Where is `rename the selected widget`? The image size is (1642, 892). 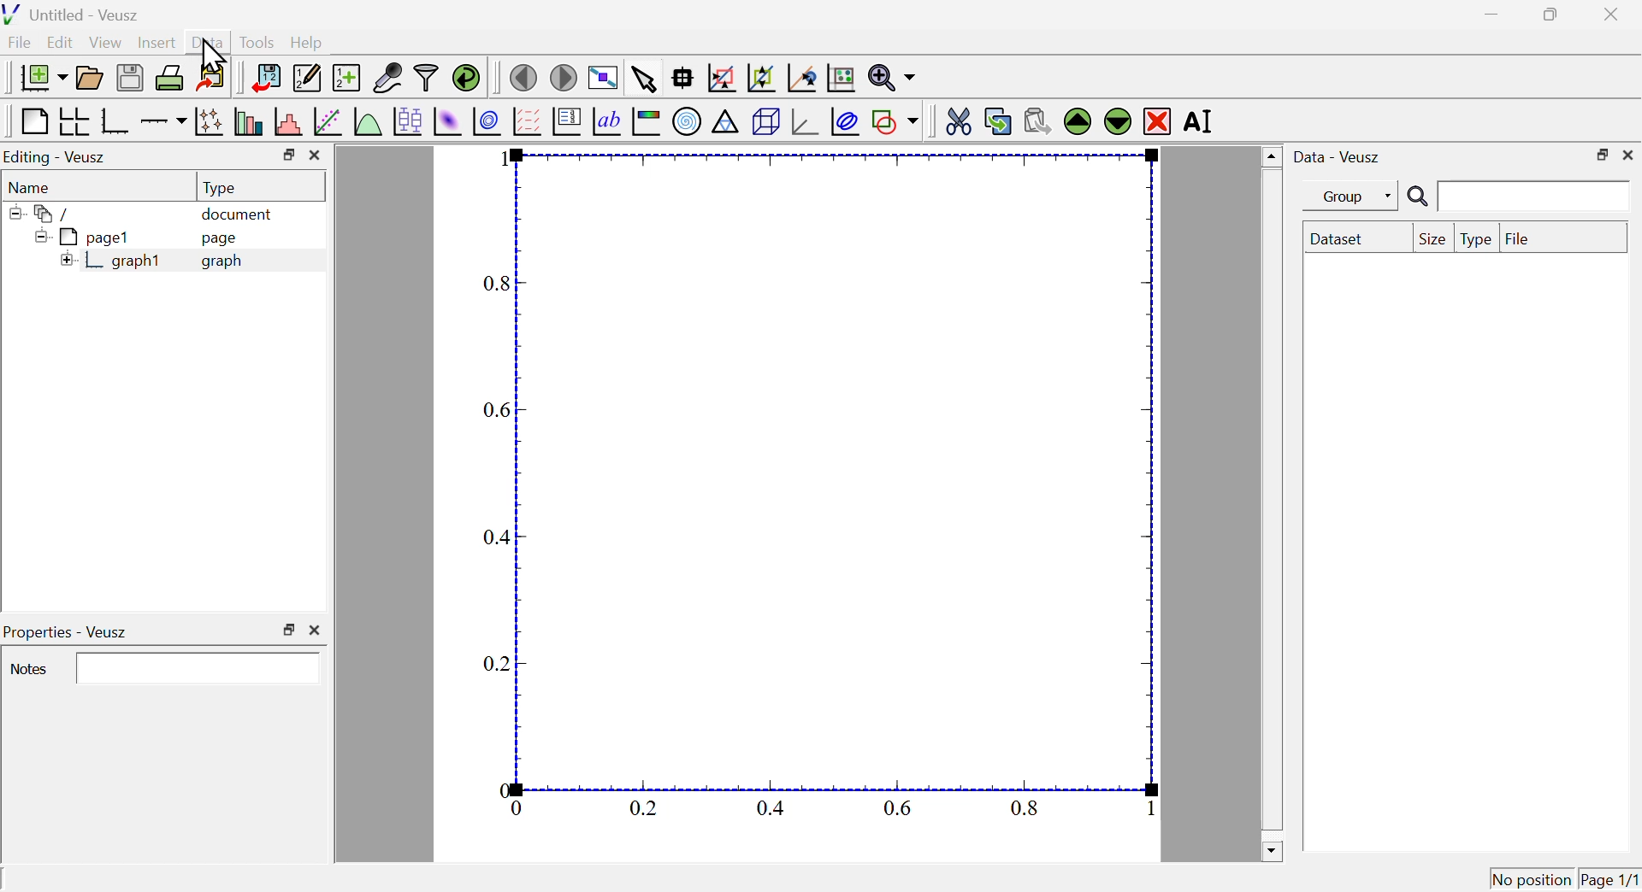 rename the selected widget is located at coordinates (1204, 122).